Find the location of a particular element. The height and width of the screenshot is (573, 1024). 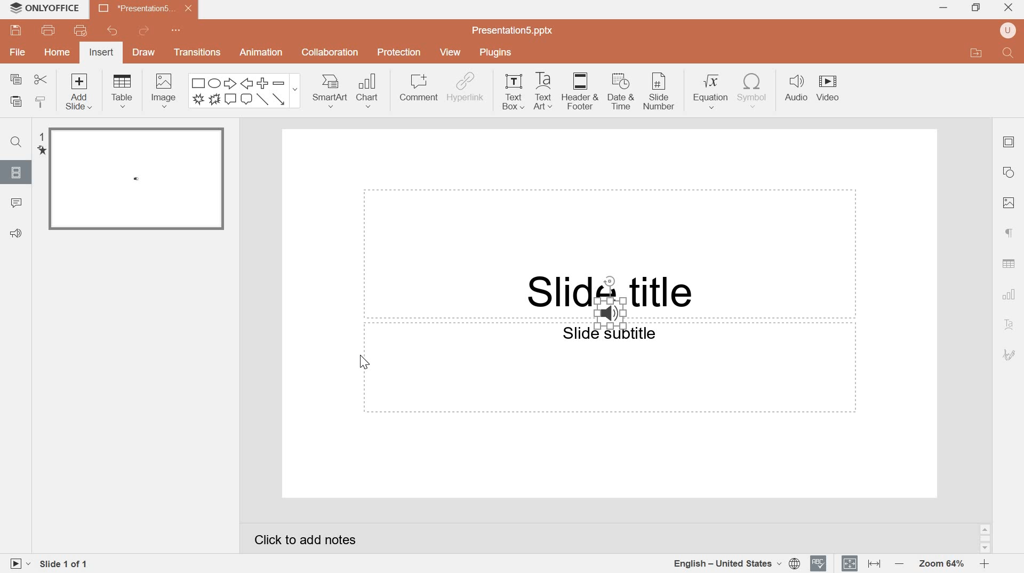

open file location is located at coordinates (977, 52).